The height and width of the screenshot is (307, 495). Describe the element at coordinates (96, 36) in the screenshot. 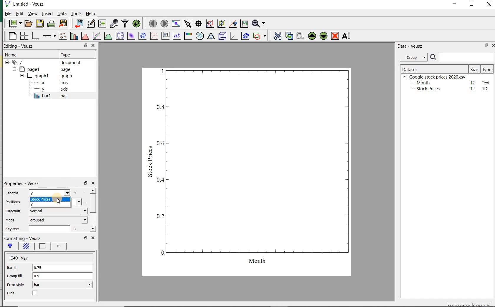

I see `fit a function to data` at that location.